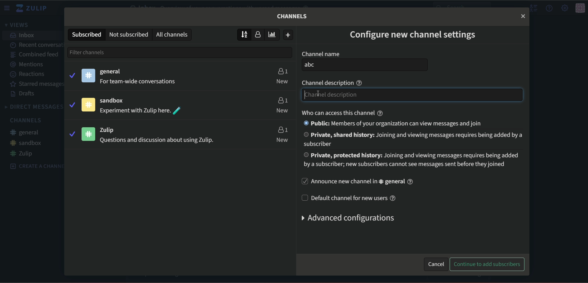  What do you see at coordinates (564, 8) in the screenshot?
I see `main menu` at bounding box center [564, 8].